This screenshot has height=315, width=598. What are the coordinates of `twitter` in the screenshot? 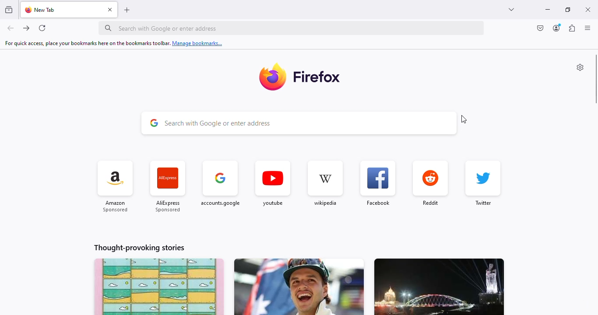 It's located at (483, 185).